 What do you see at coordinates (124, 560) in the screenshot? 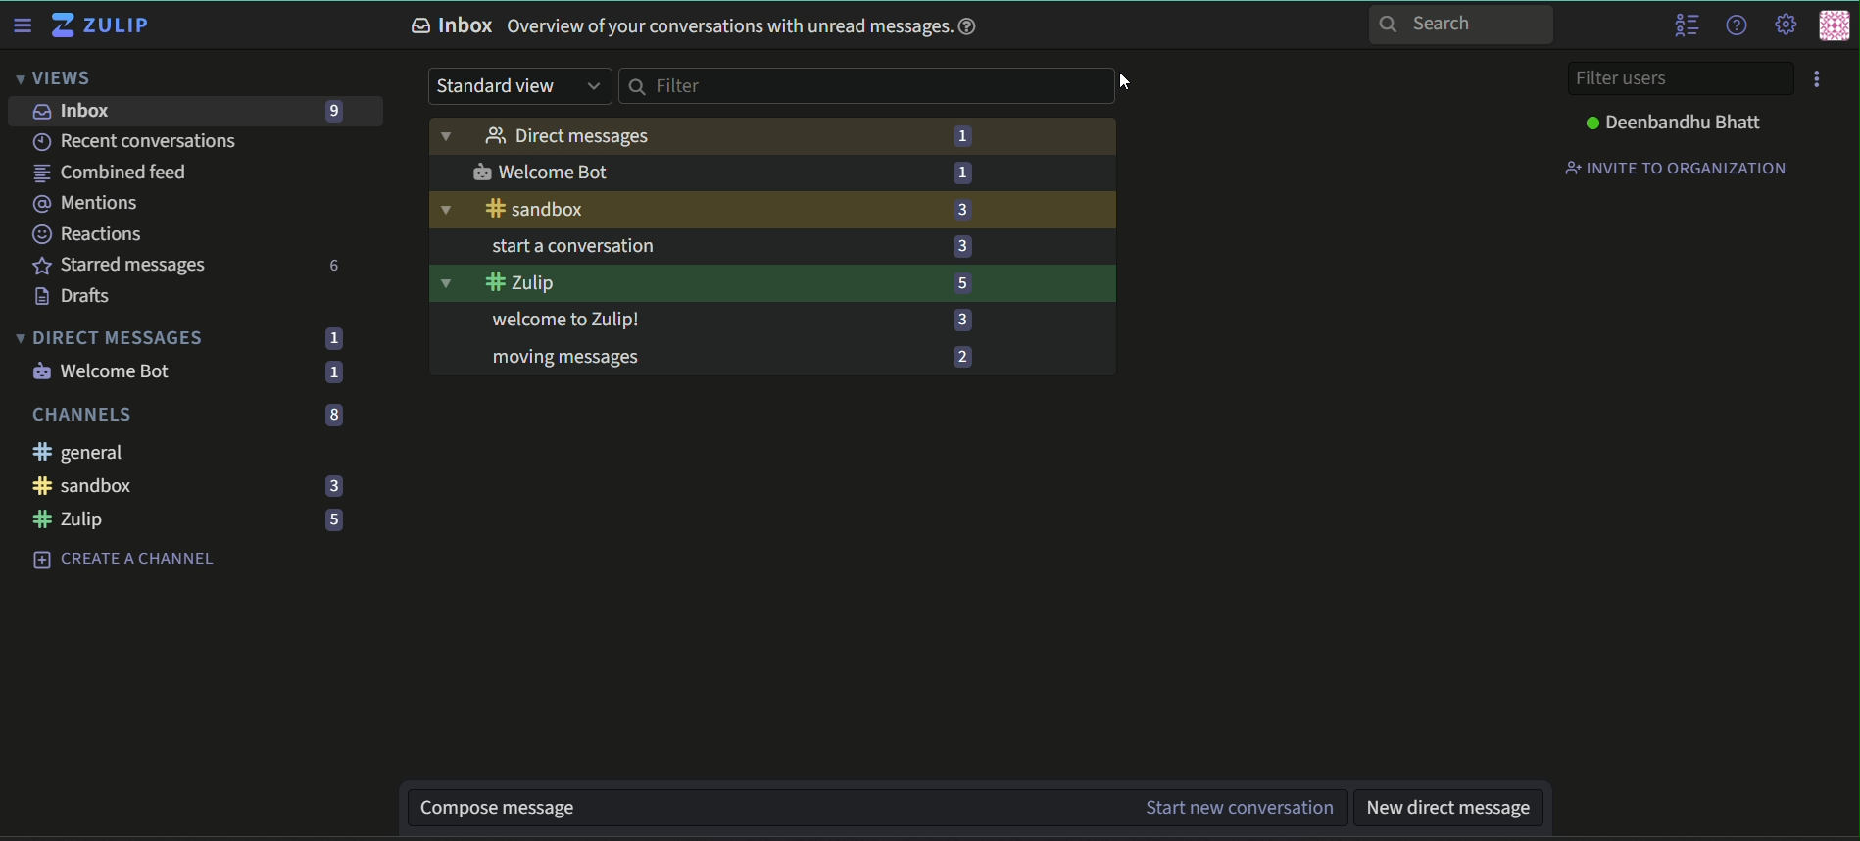
I see `Create a channel` at bounding box center [124, 560].